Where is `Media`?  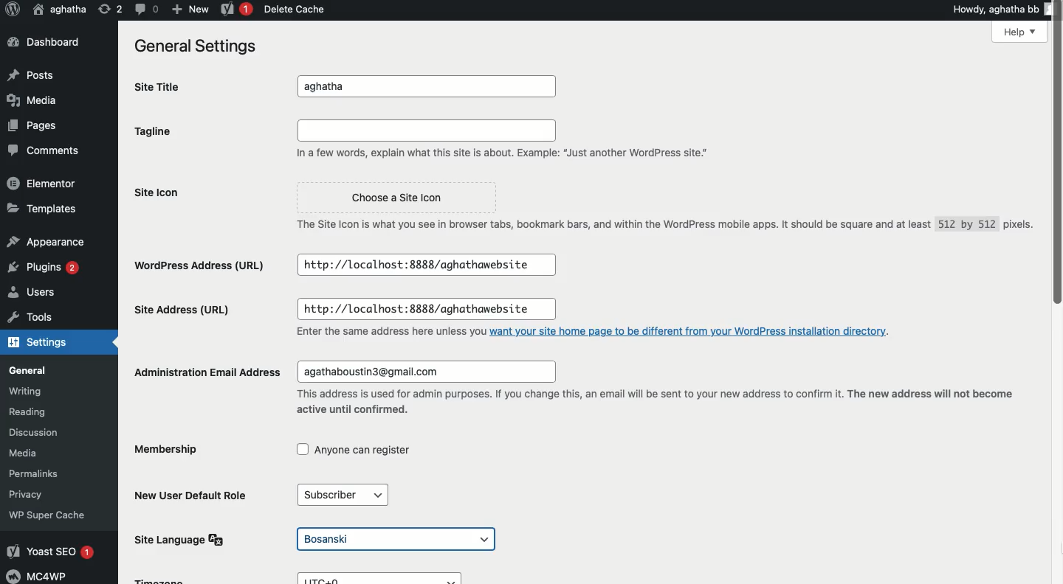 Media is located at coordinates (33, 101).